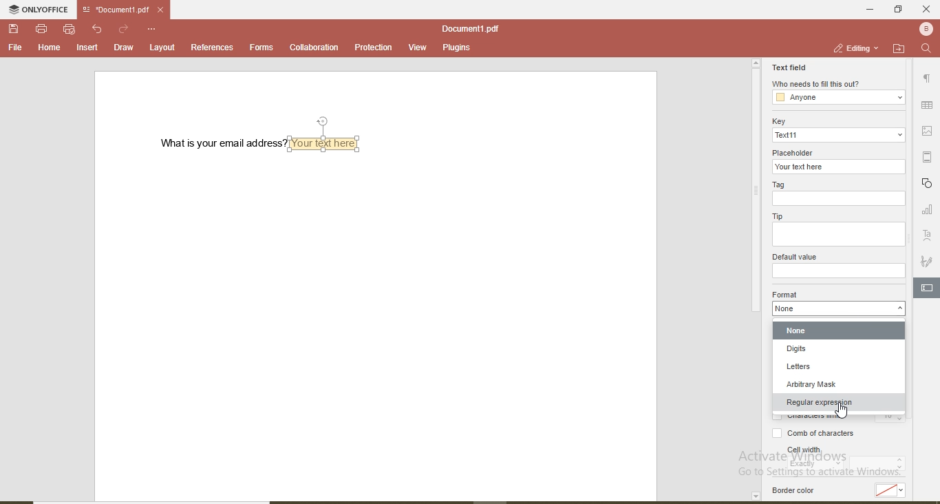 The image size is (940, 504). Describe the element at coordinates (927, 211) in the screenshot. I see `graph` at that location.